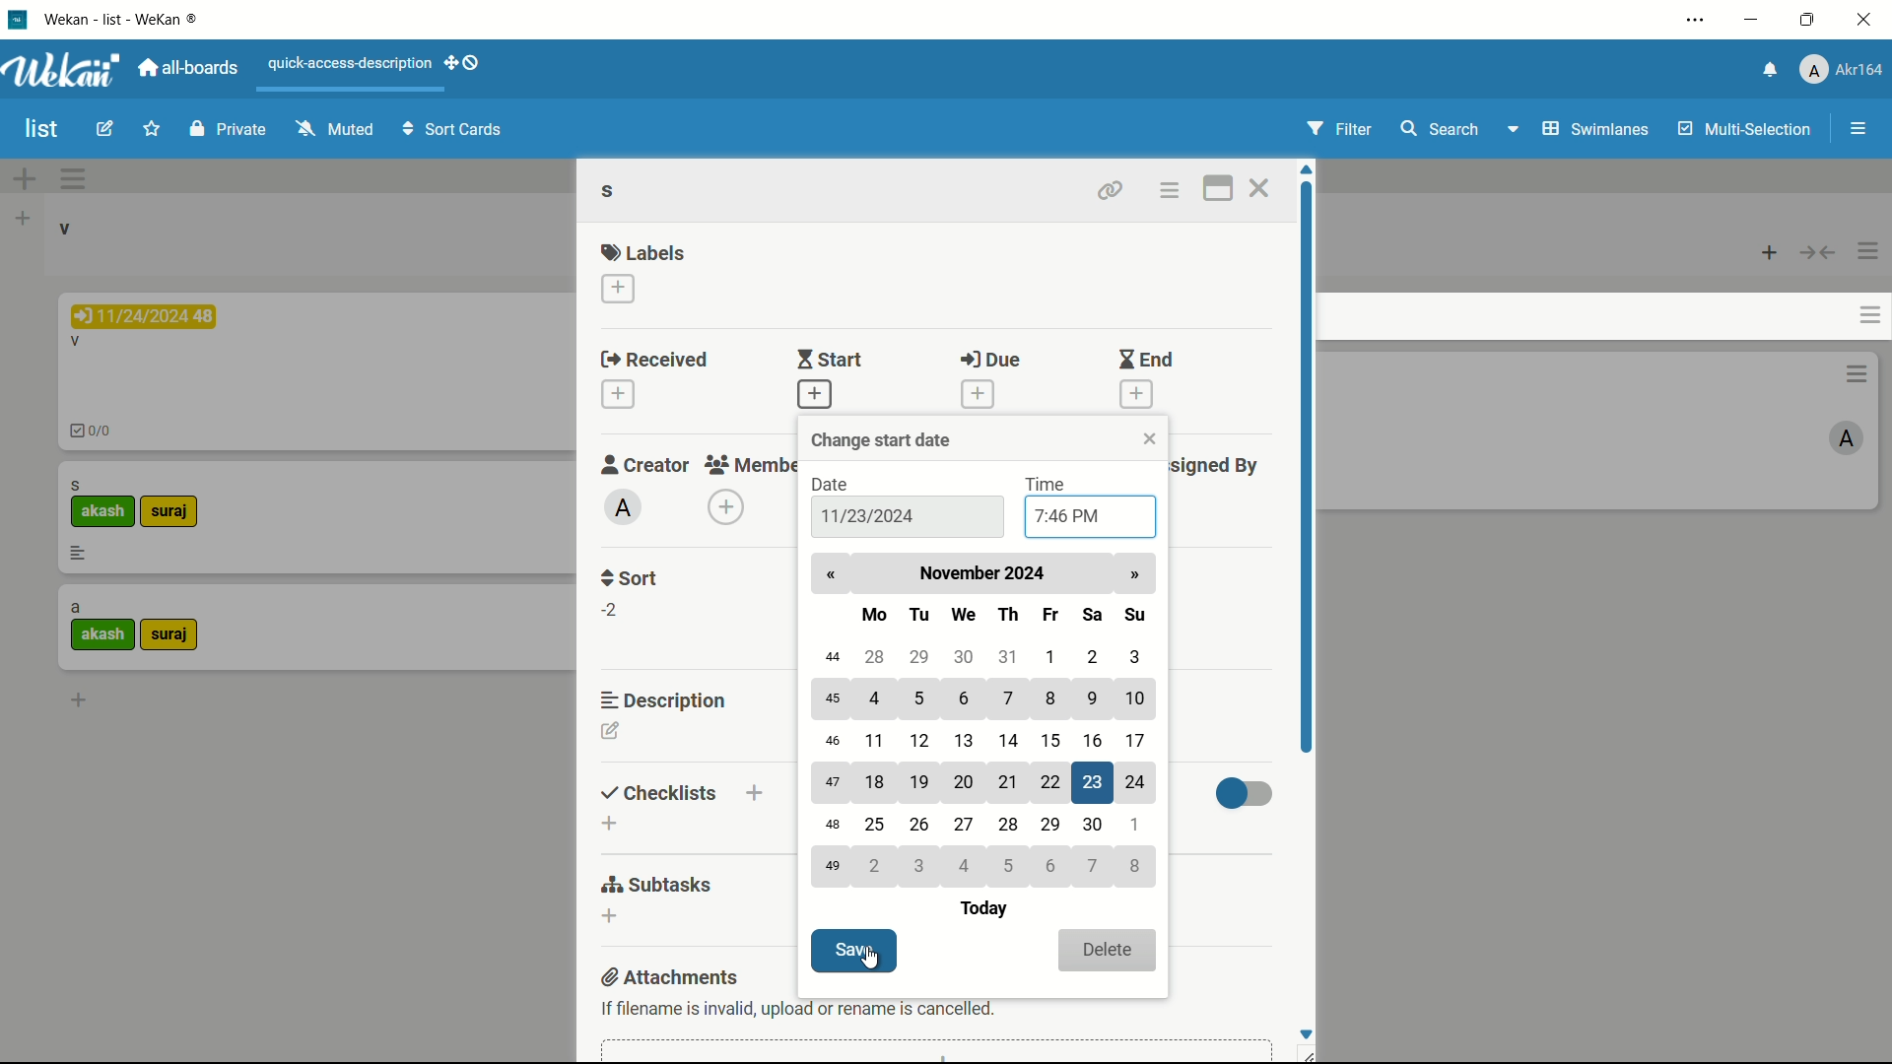 The height and width of the screenshot is (1064, 1892). I want to click on checklists, so click(658, 794).